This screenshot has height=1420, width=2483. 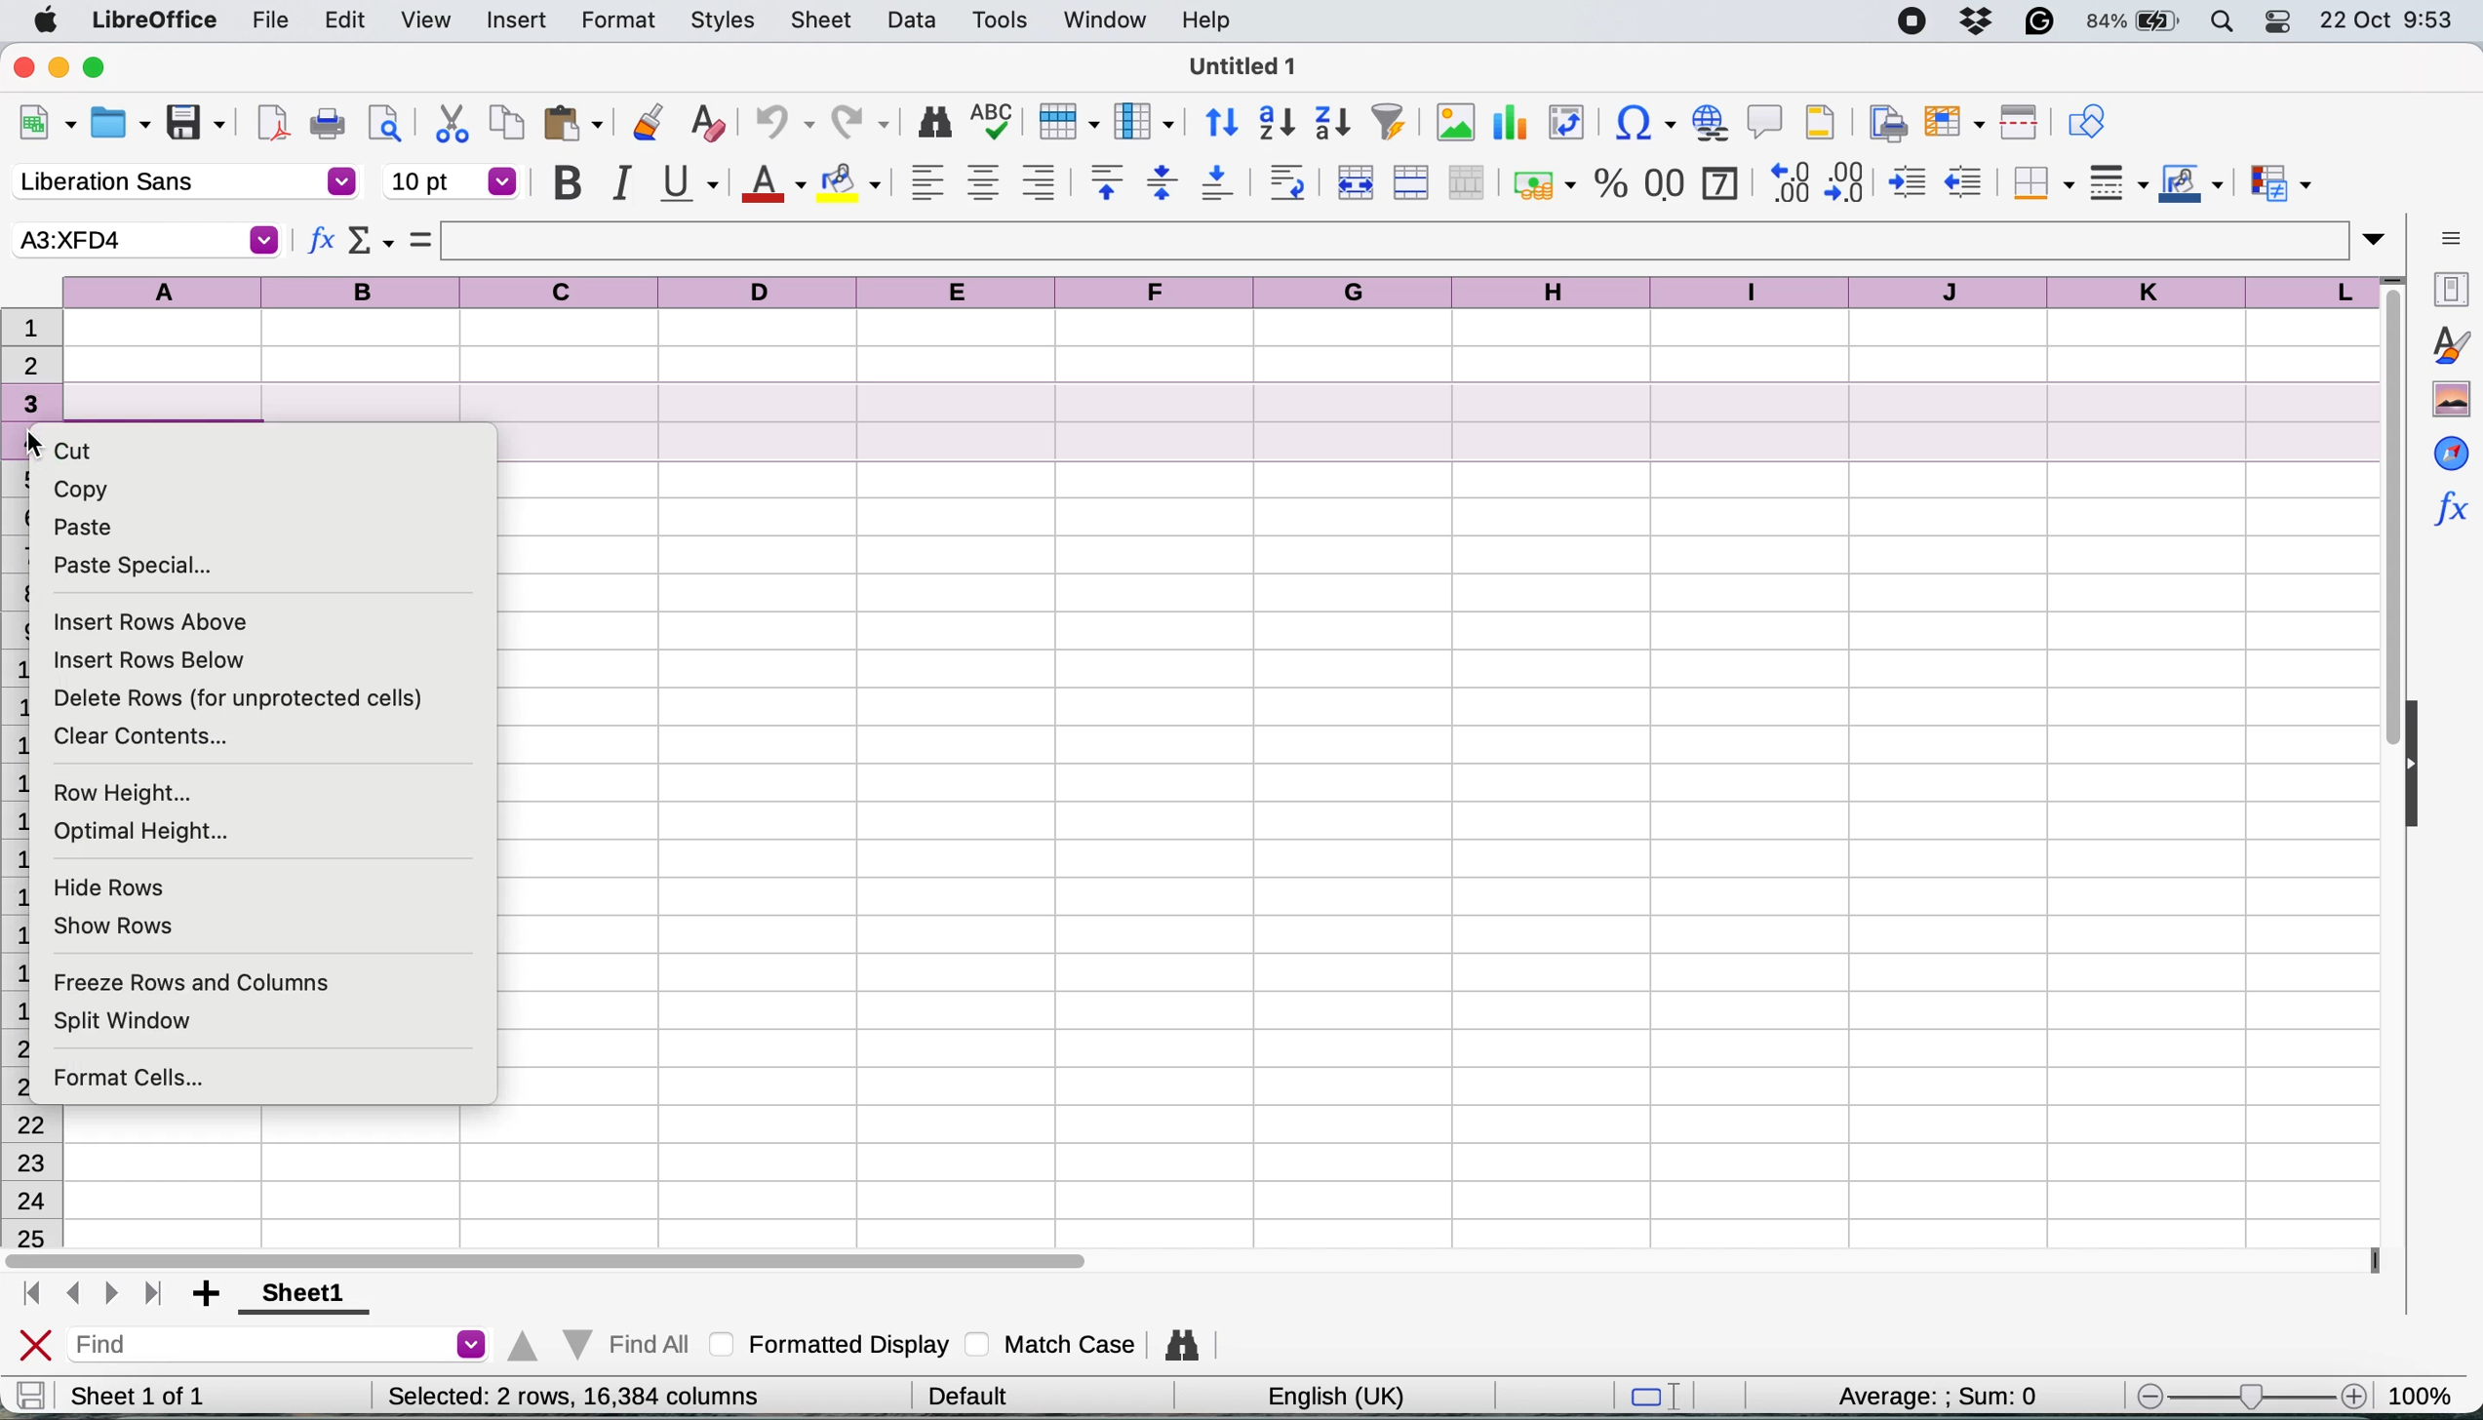 I want to click on sort descending, so click(x=1333, y=125).